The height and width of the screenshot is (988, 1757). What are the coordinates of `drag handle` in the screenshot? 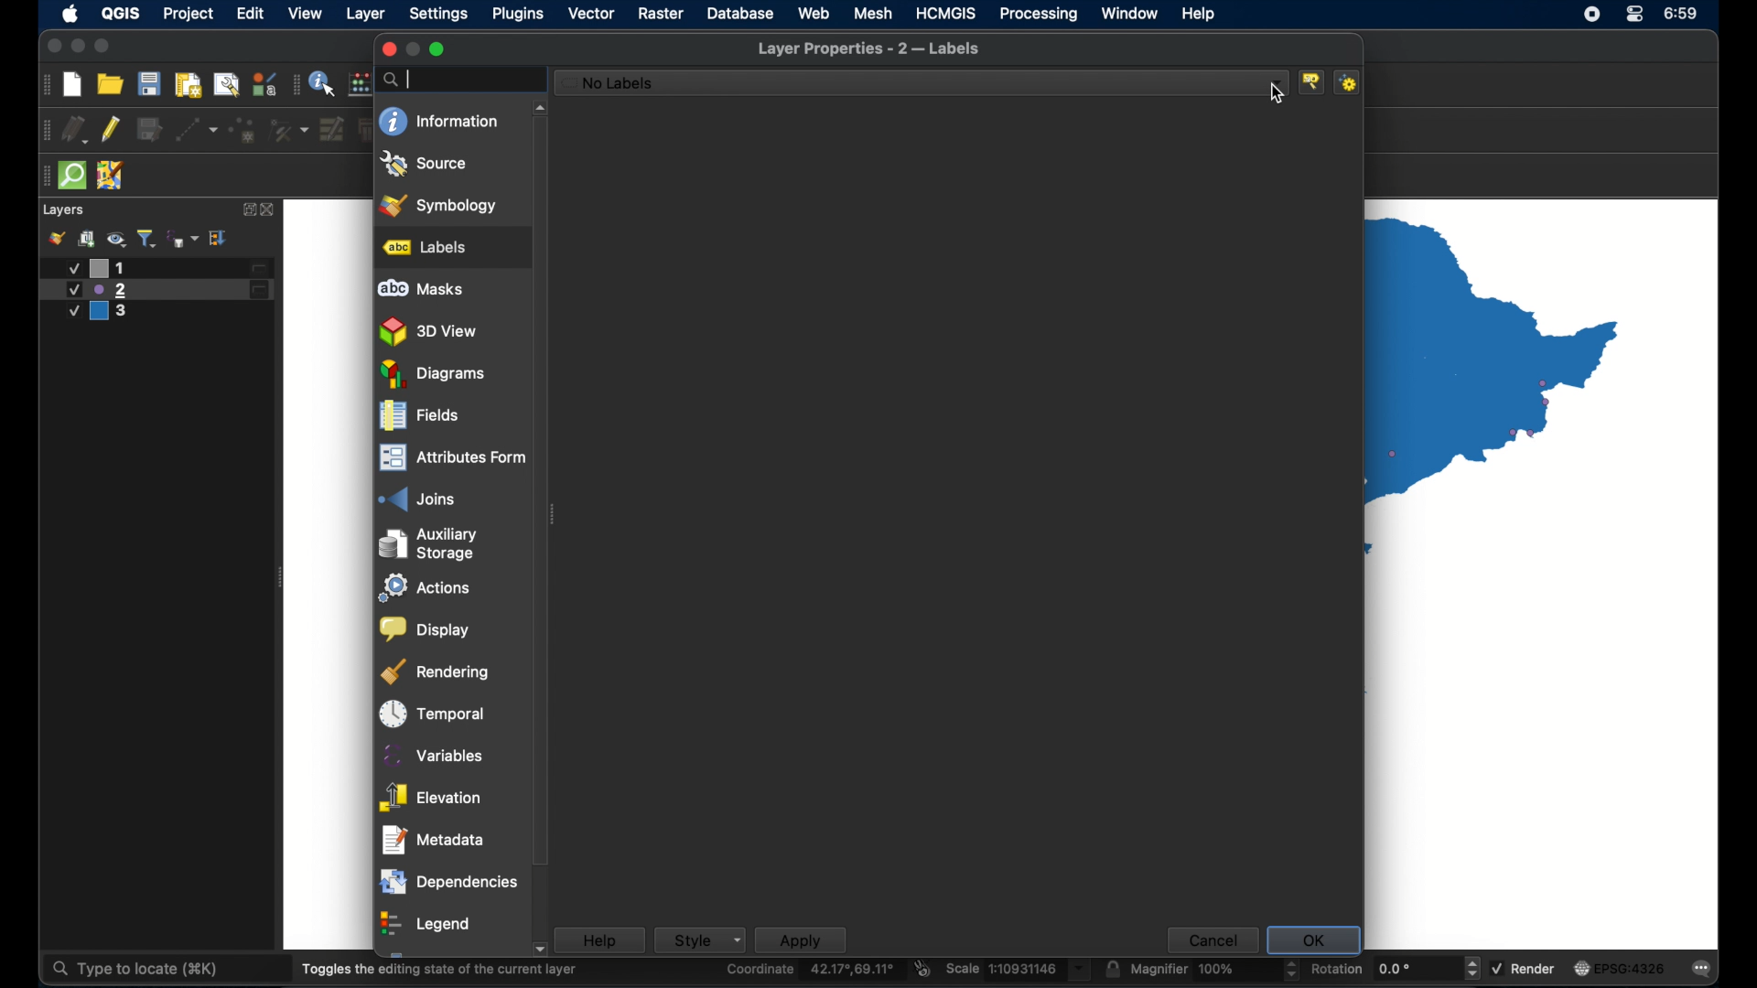 It's located at (43, 177).